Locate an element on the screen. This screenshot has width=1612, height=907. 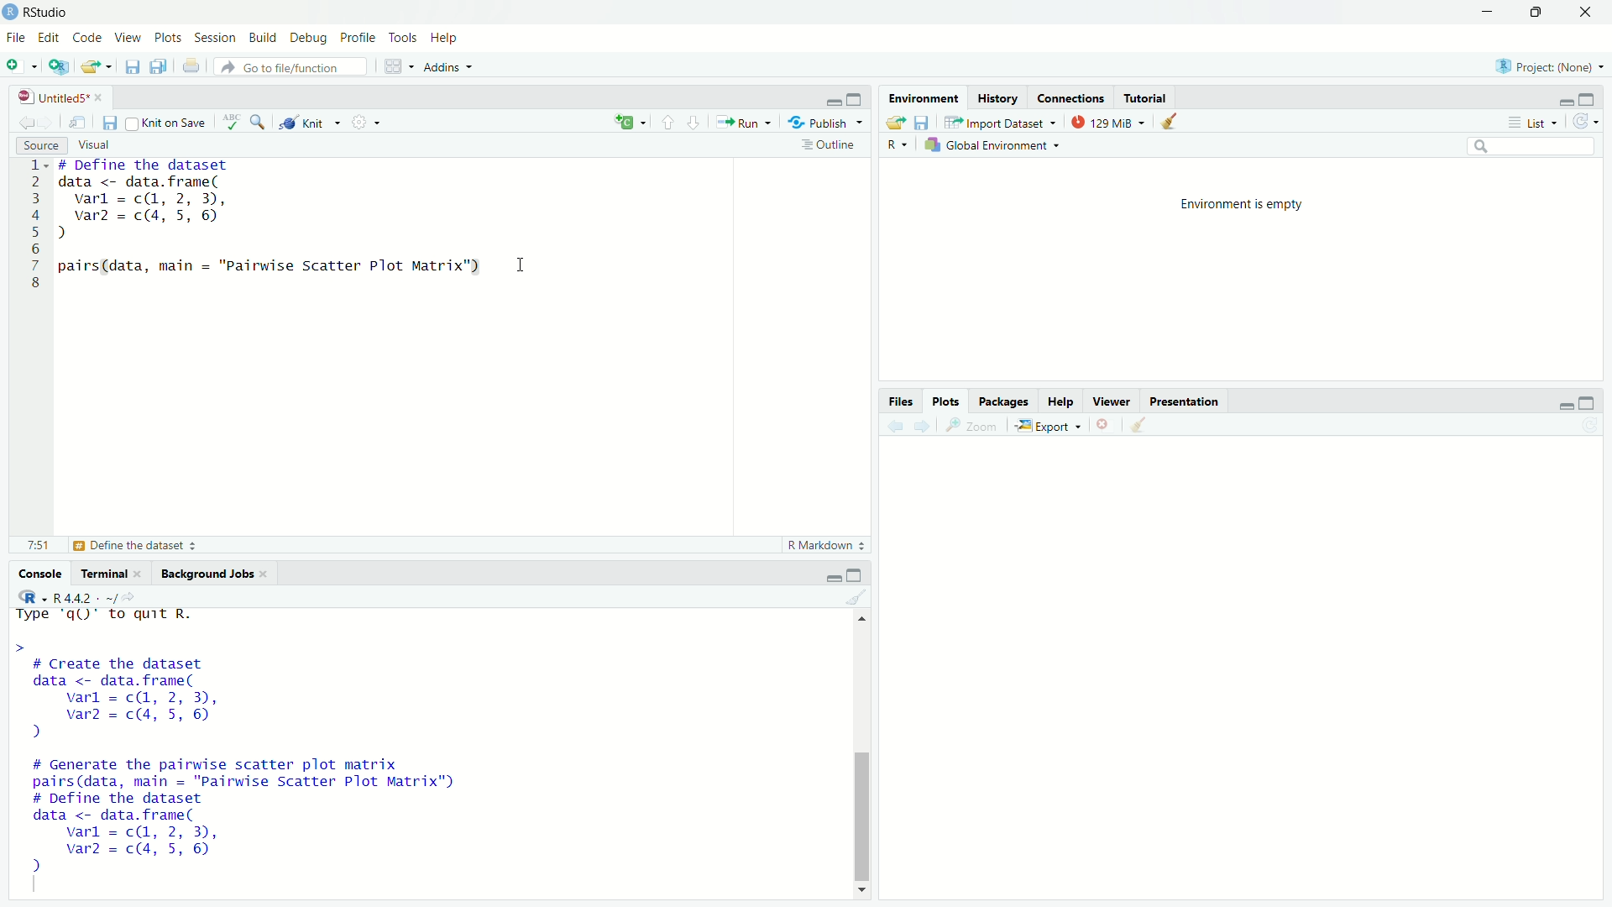
Edit is located at coordinates (50, 35).